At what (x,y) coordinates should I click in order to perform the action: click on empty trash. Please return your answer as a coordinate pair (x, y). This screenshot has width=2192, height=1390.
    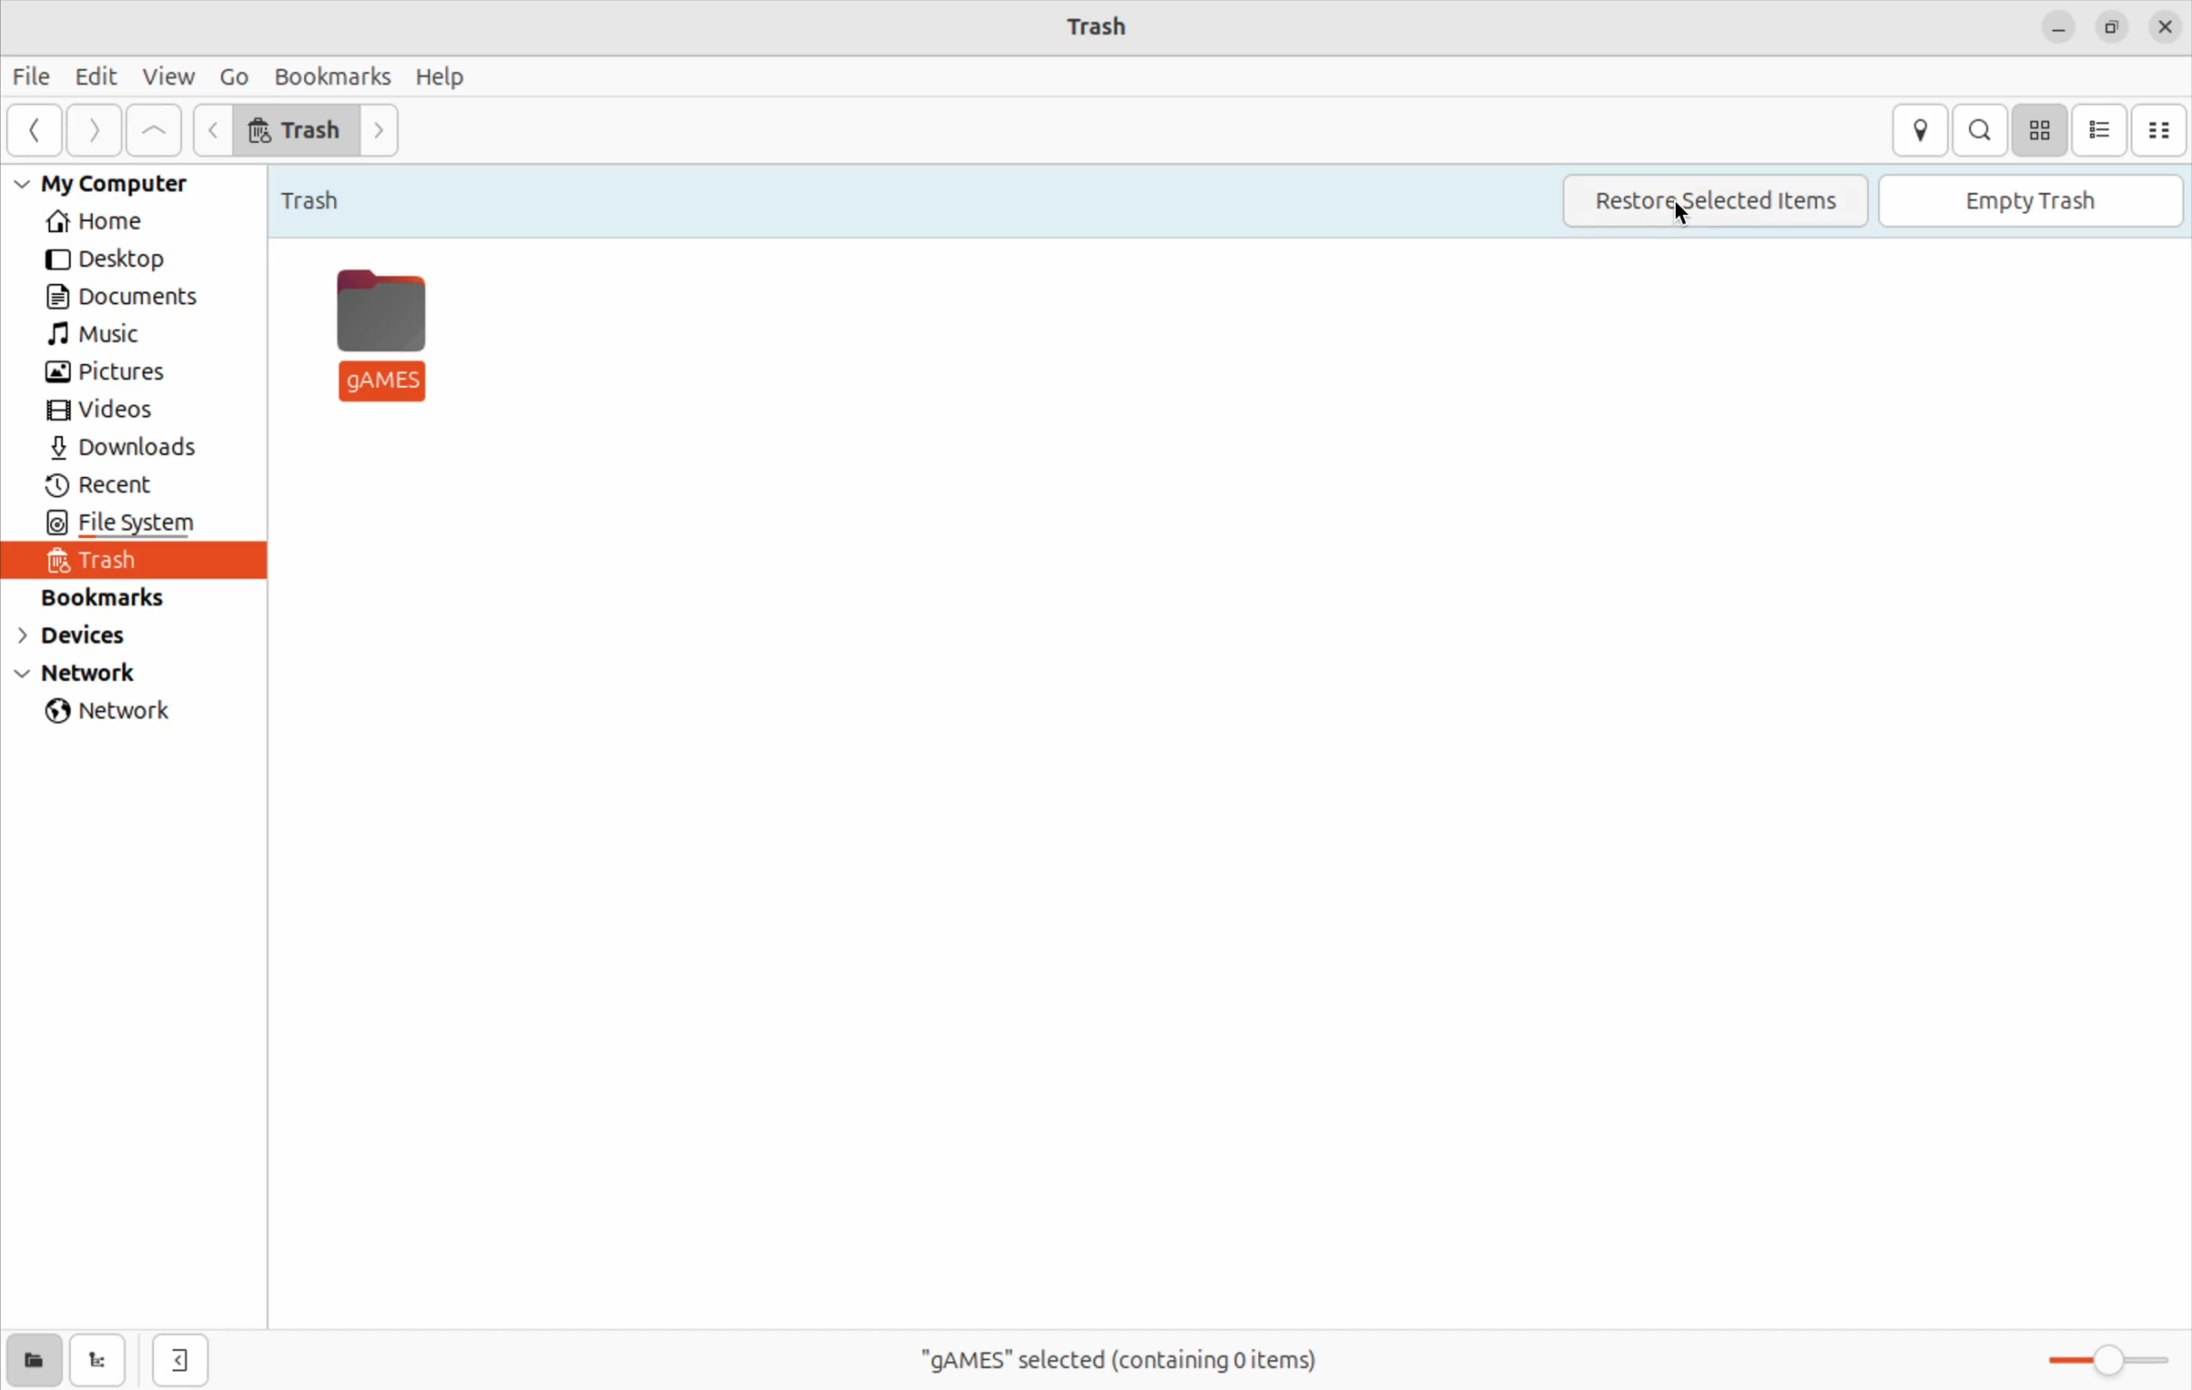
    Looking at the image, I should click on (2032, 202).